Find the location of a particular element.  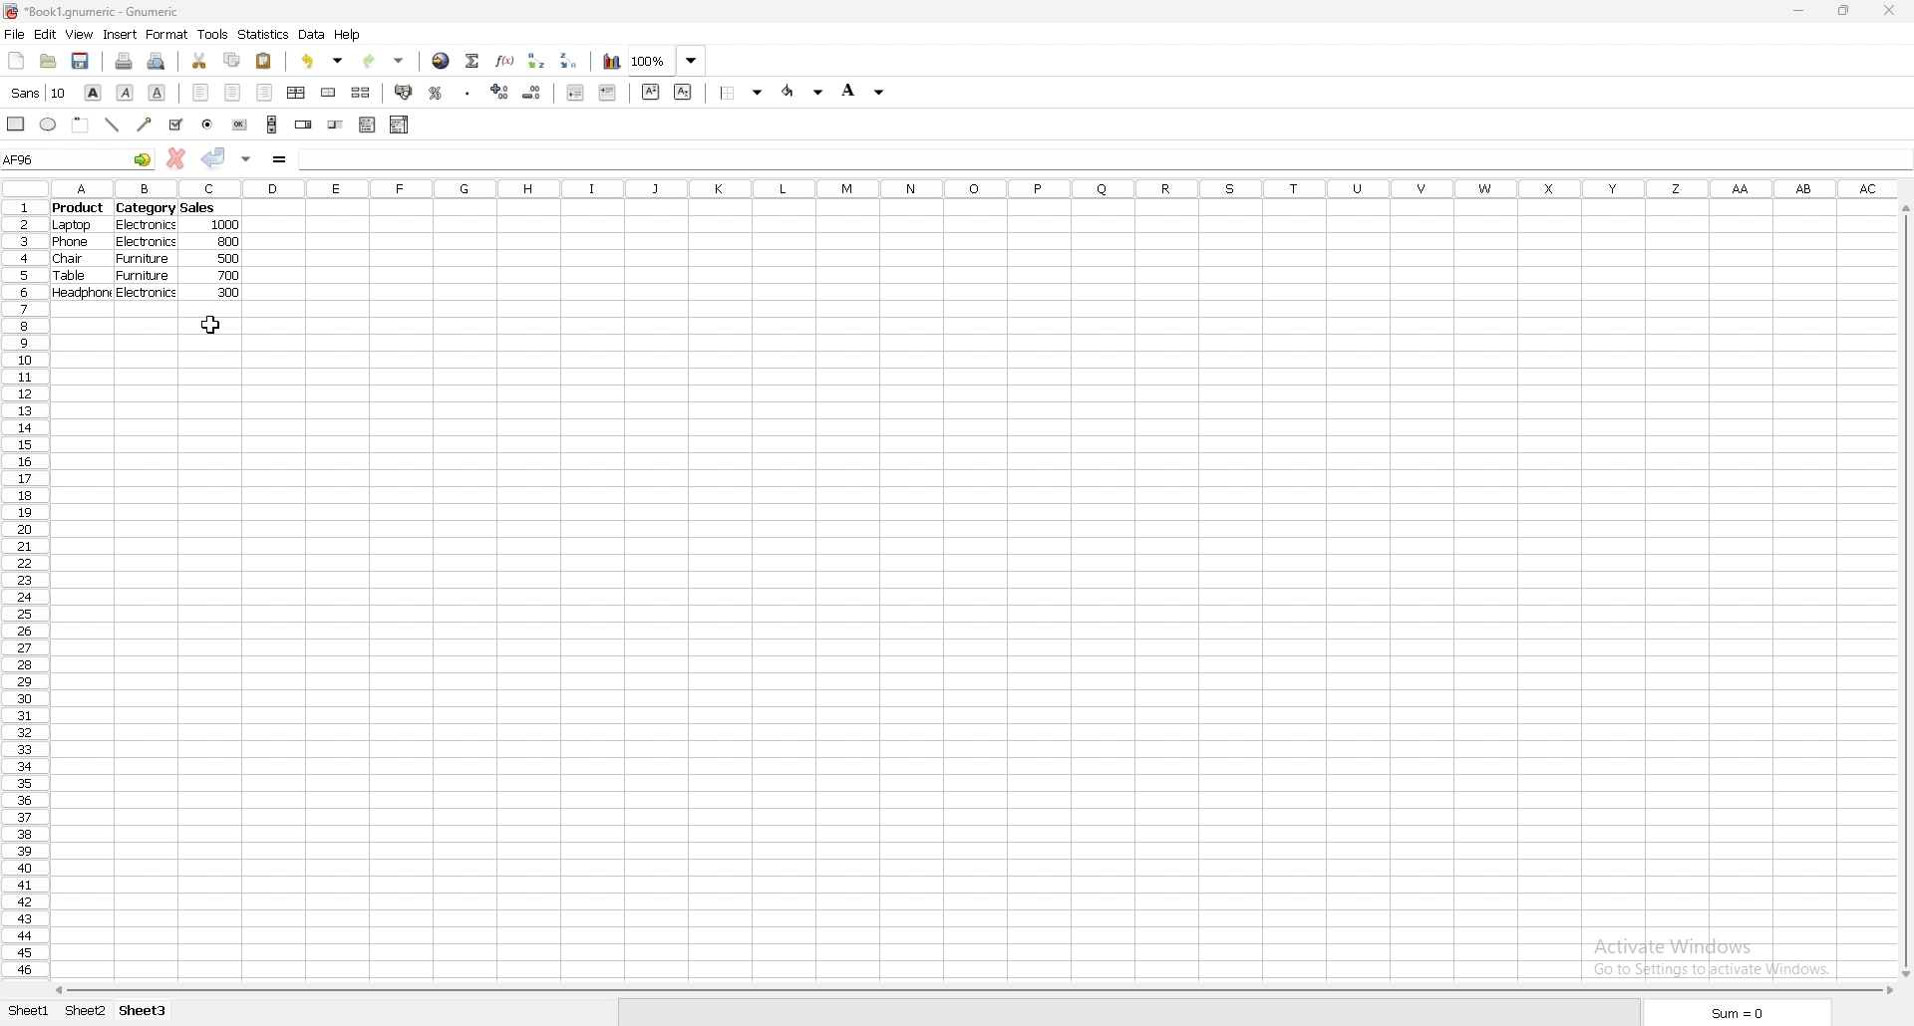

open is located at coordinates (50, 59).